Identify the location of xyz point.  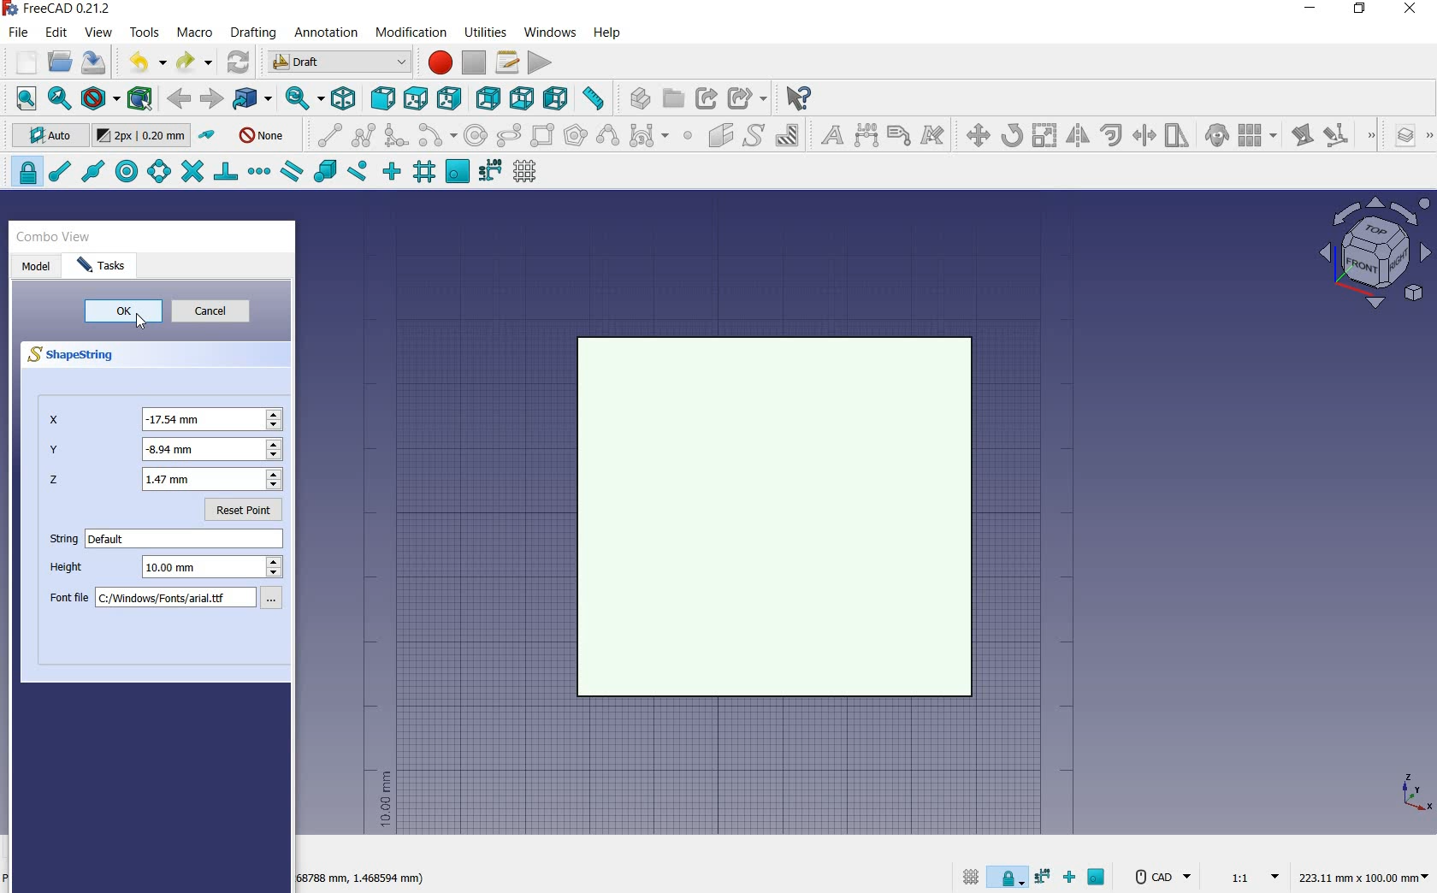
(1416, 792).